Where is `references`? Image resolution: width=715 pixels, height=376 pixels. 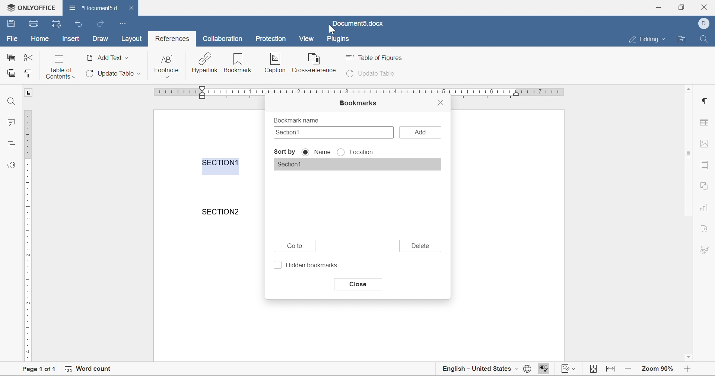
references is located at coordinates (173, 39).